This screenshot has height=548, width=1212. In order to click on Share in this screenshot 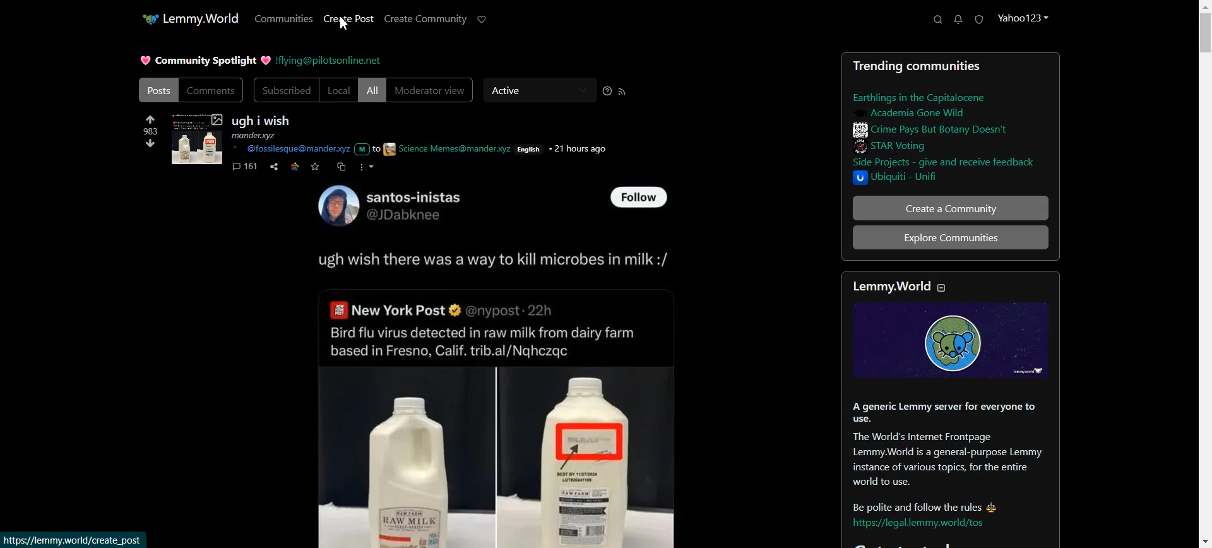, I will do `click(273, 166)`.